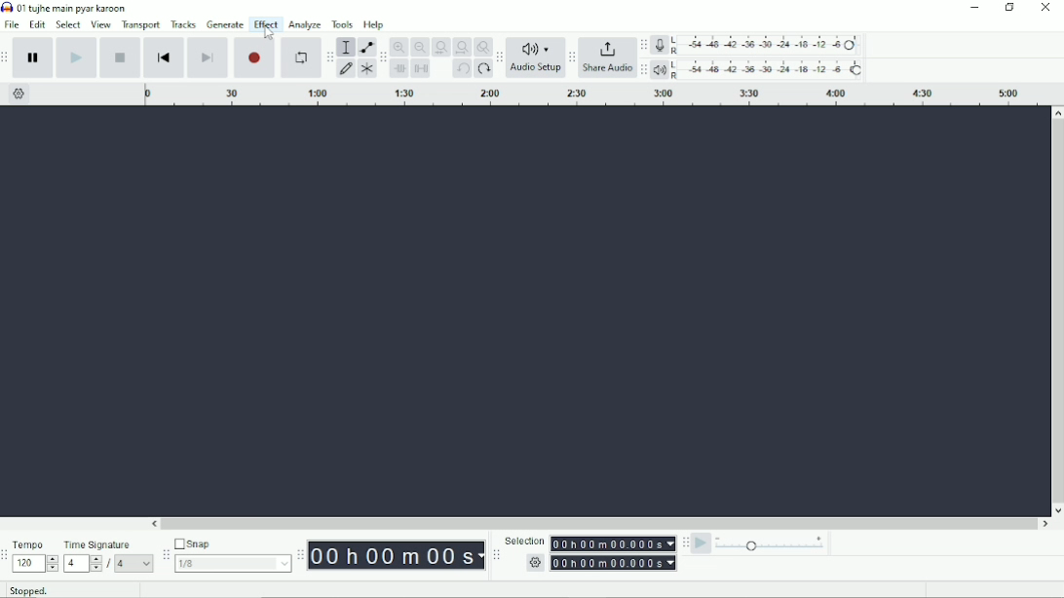 This screenshot has height=598, width=1064. What do you see at coordinates (165, 556) in the screenshot?
I see `Audacity snapping toolbar` at bounding box center [165, 556].